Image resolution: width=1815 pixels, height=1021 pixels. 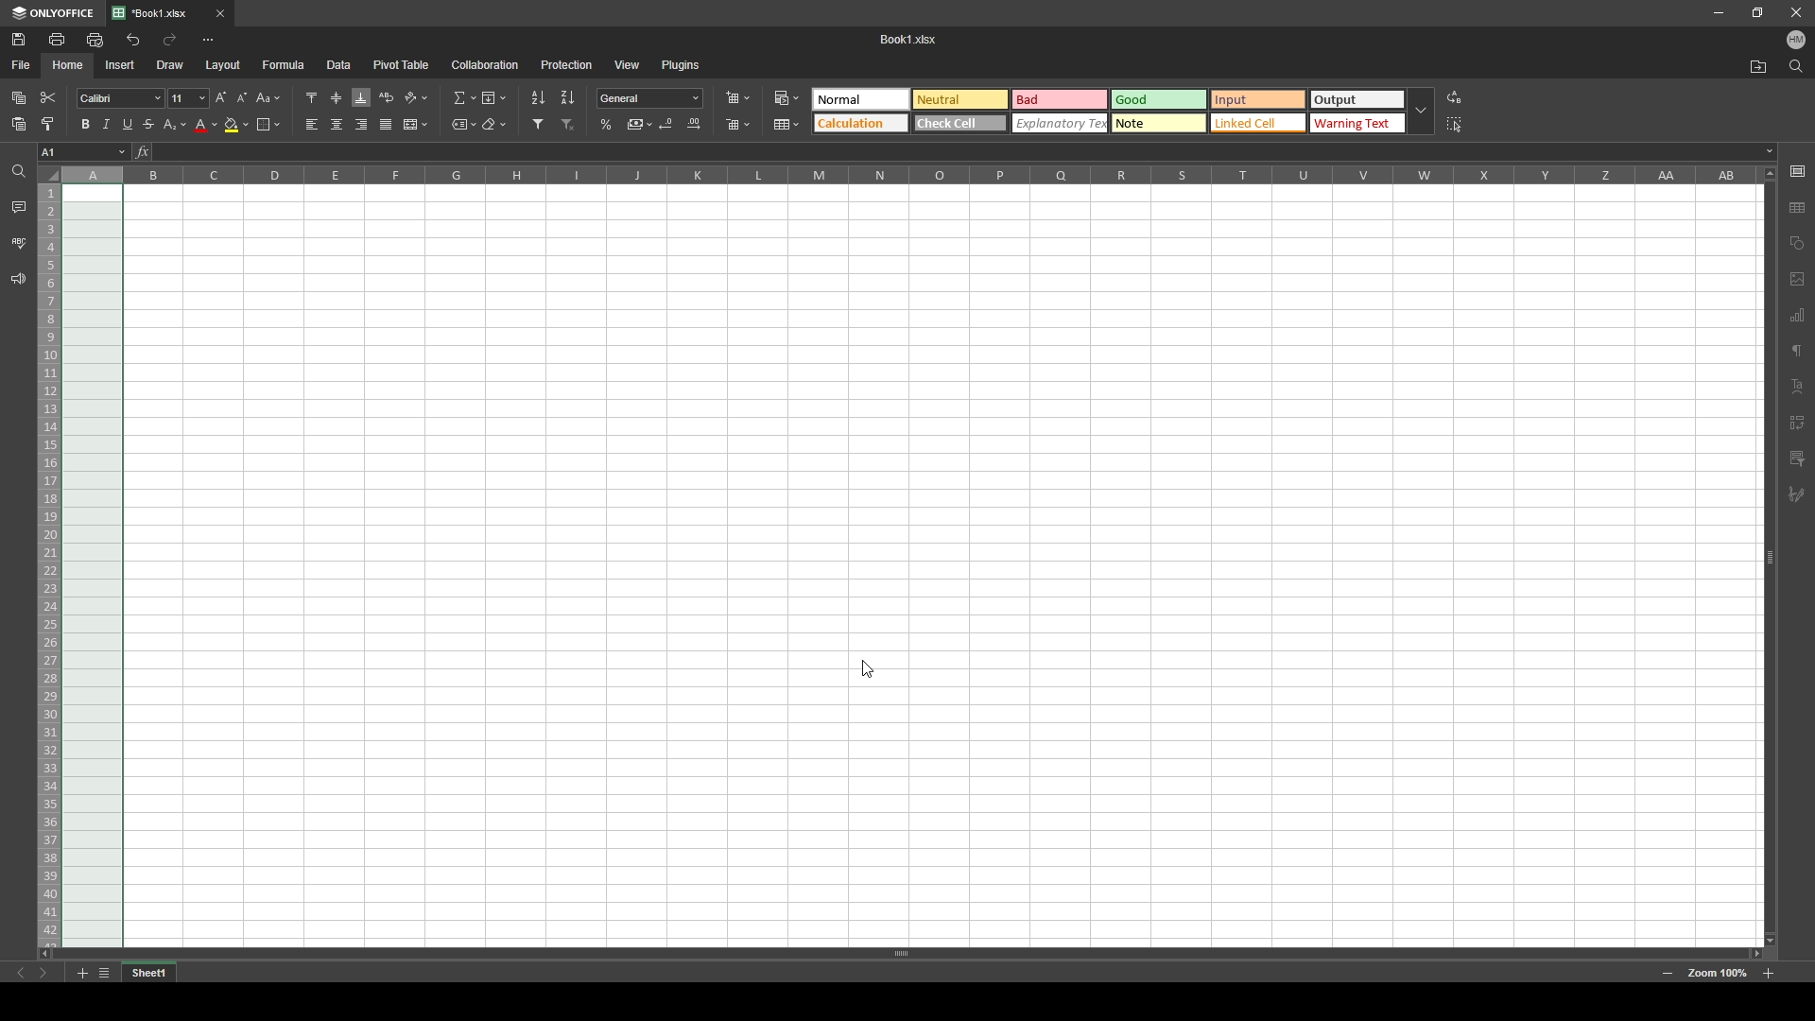 I want to click on cut, so click(x=49, y=98).